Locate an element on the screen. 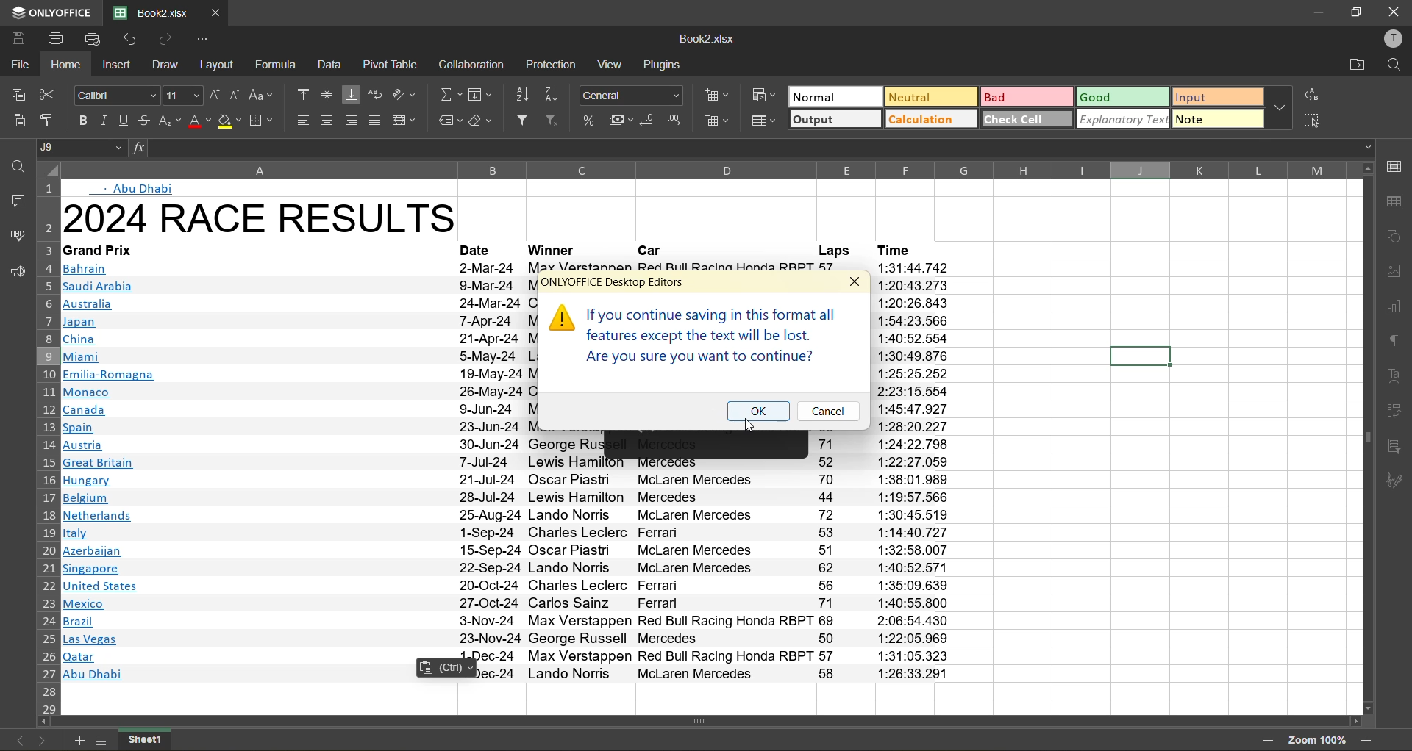  neutral is located at coordinates (933, 97).